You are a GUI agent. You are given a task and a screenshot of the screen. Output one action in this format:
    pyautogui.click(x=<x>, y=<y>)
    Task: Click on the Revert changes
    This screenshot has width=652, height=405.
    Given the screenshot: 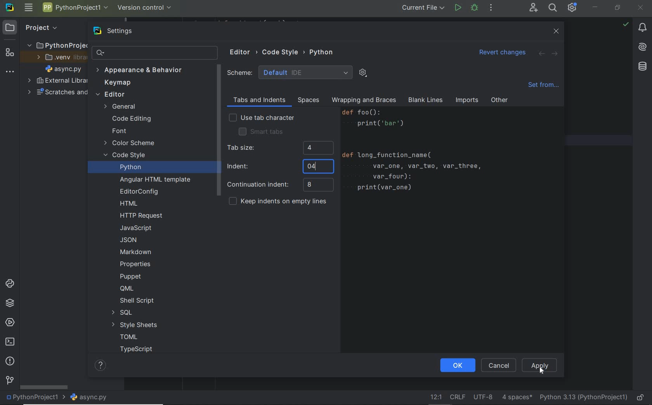 What is the action you would take?
    pyautogui.click(x=503, y=52)
    